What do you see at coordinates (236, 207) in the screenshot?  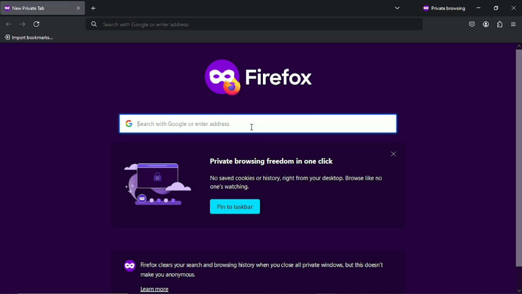 I see `pin to taskbar` at bounding box center [236, 207].